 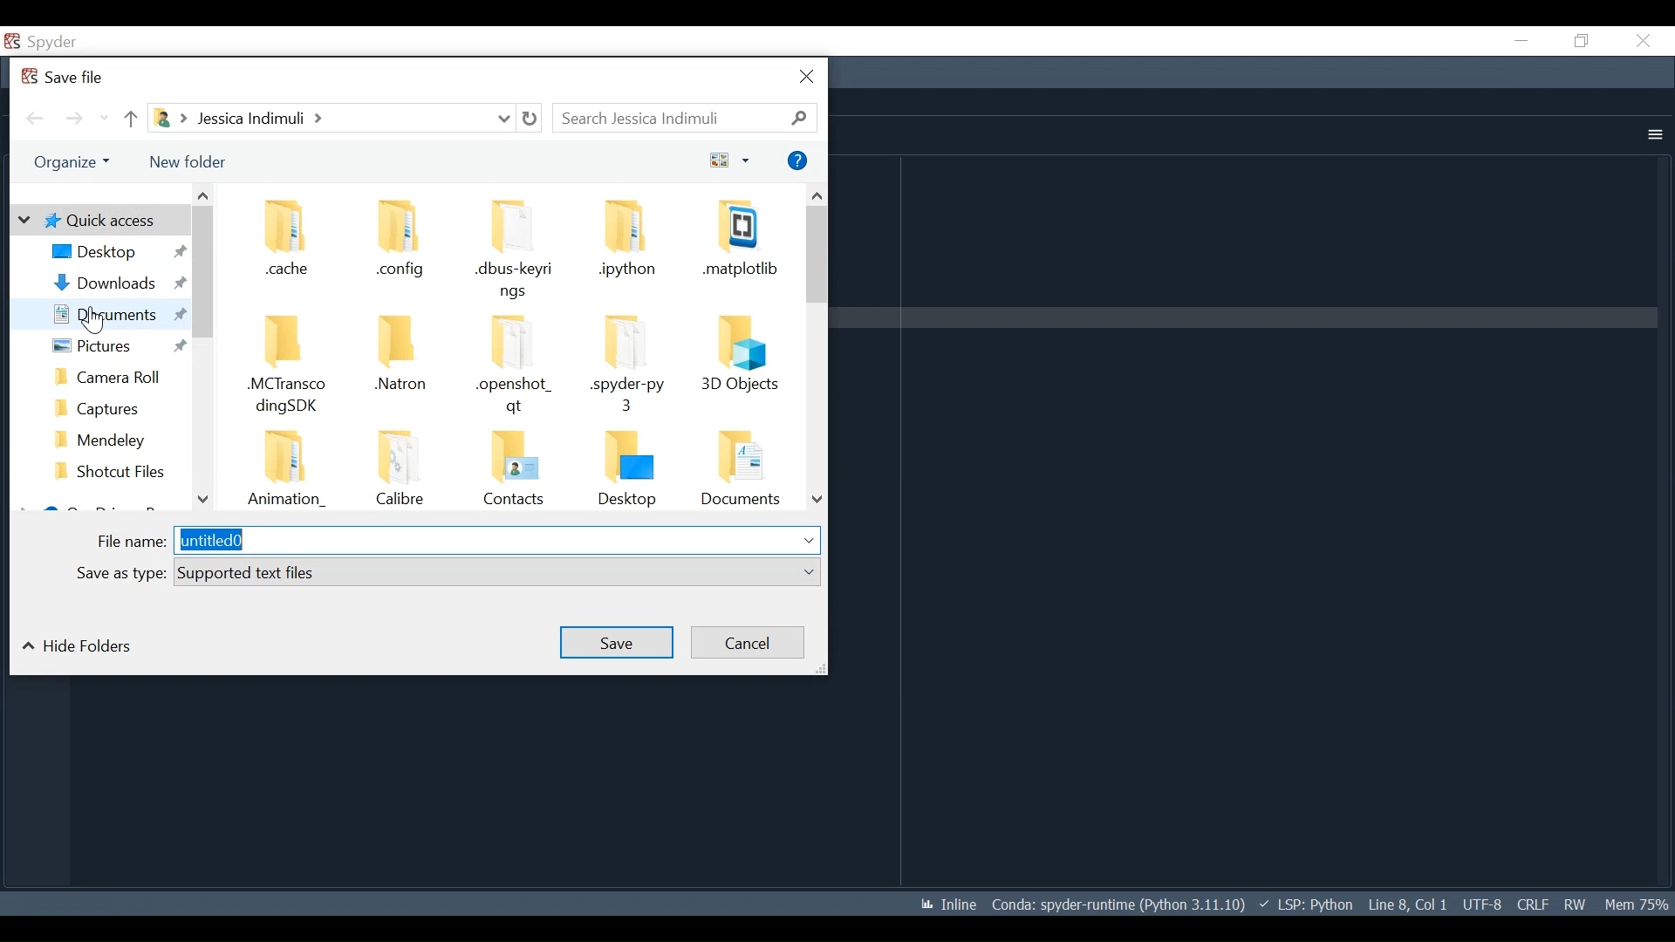 I want to click on Downloads, so click(x=114, y=283).